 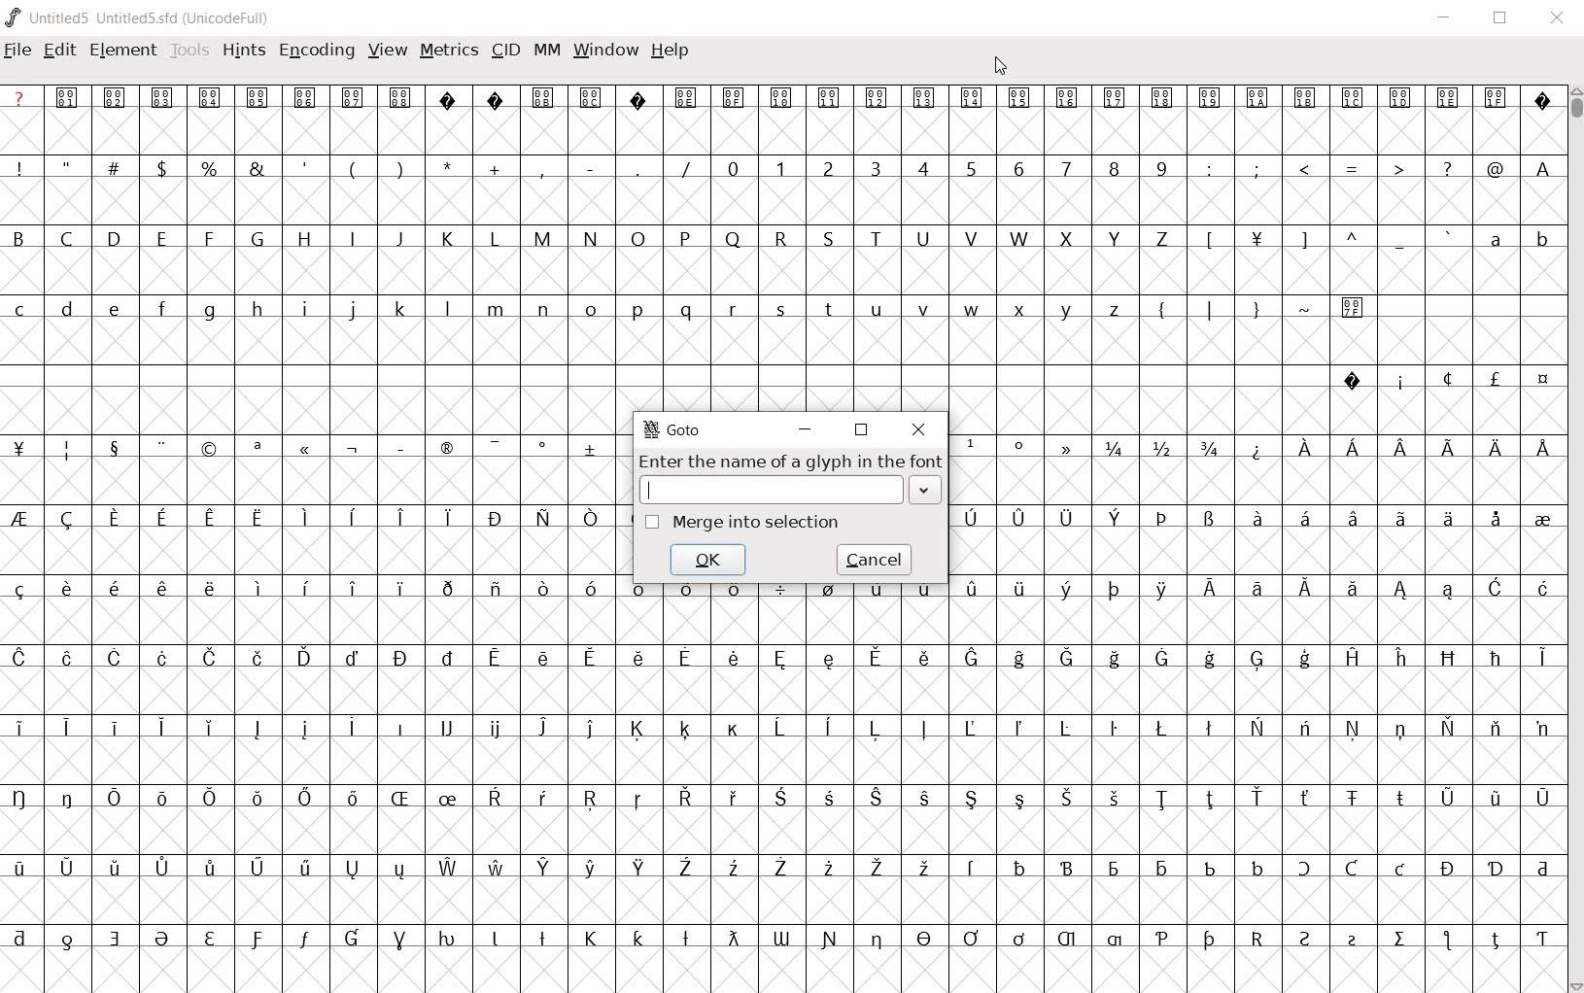 I want to click on Symbol, so click(x=970, y=727).